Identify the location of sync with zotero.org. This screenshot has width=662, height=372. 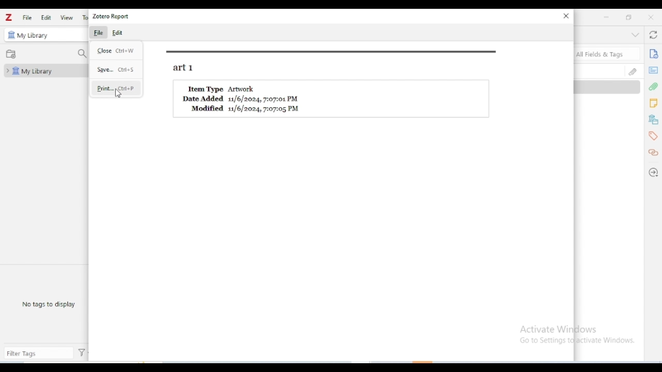
(653, 34).